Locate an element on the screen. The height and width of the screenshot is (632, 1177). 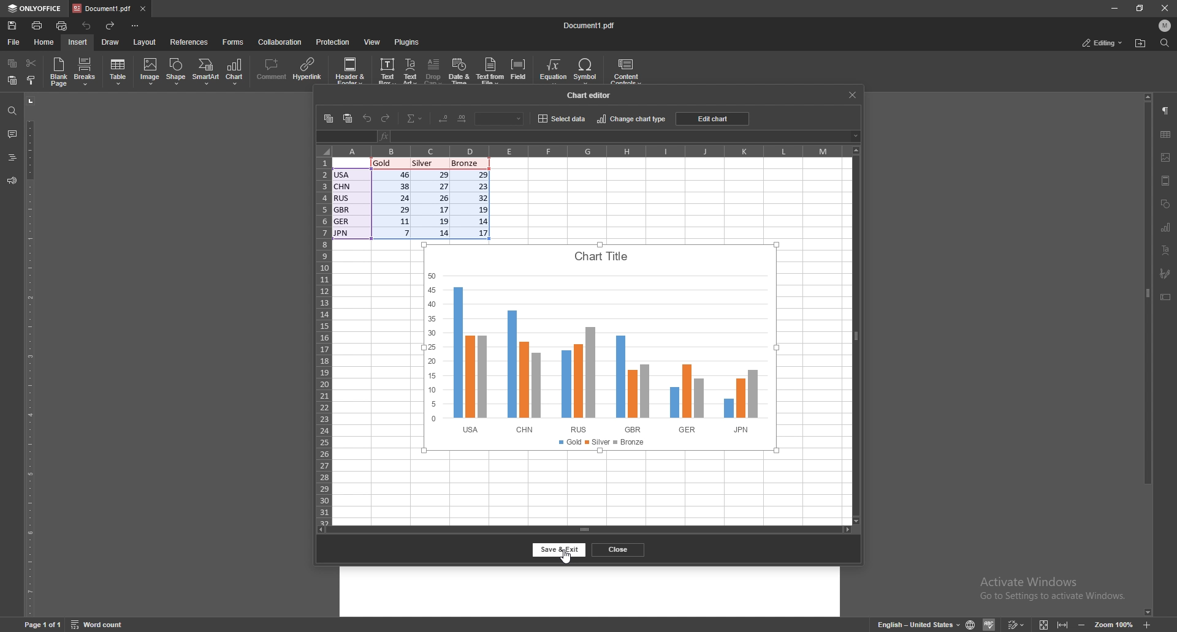
redo is located at coordinates (111, 26).